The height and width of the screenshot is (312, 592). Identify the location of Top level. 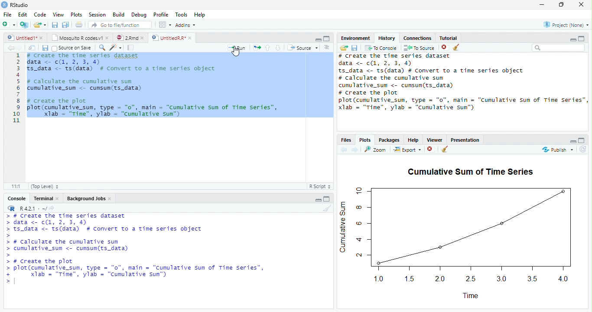
(45, 187).